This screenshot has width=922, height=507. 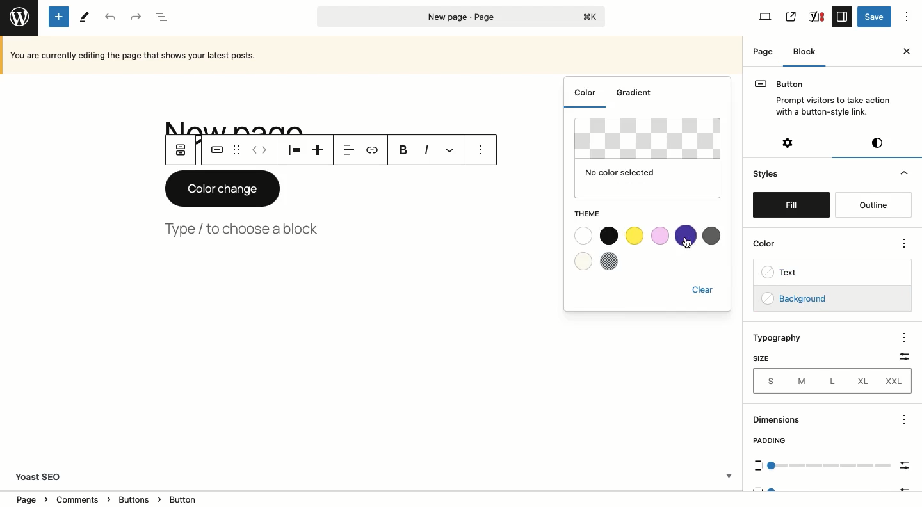 What do you see at coordinates (798, 380) in the screenshot?
I see `M` at bounding box center [798, 380].